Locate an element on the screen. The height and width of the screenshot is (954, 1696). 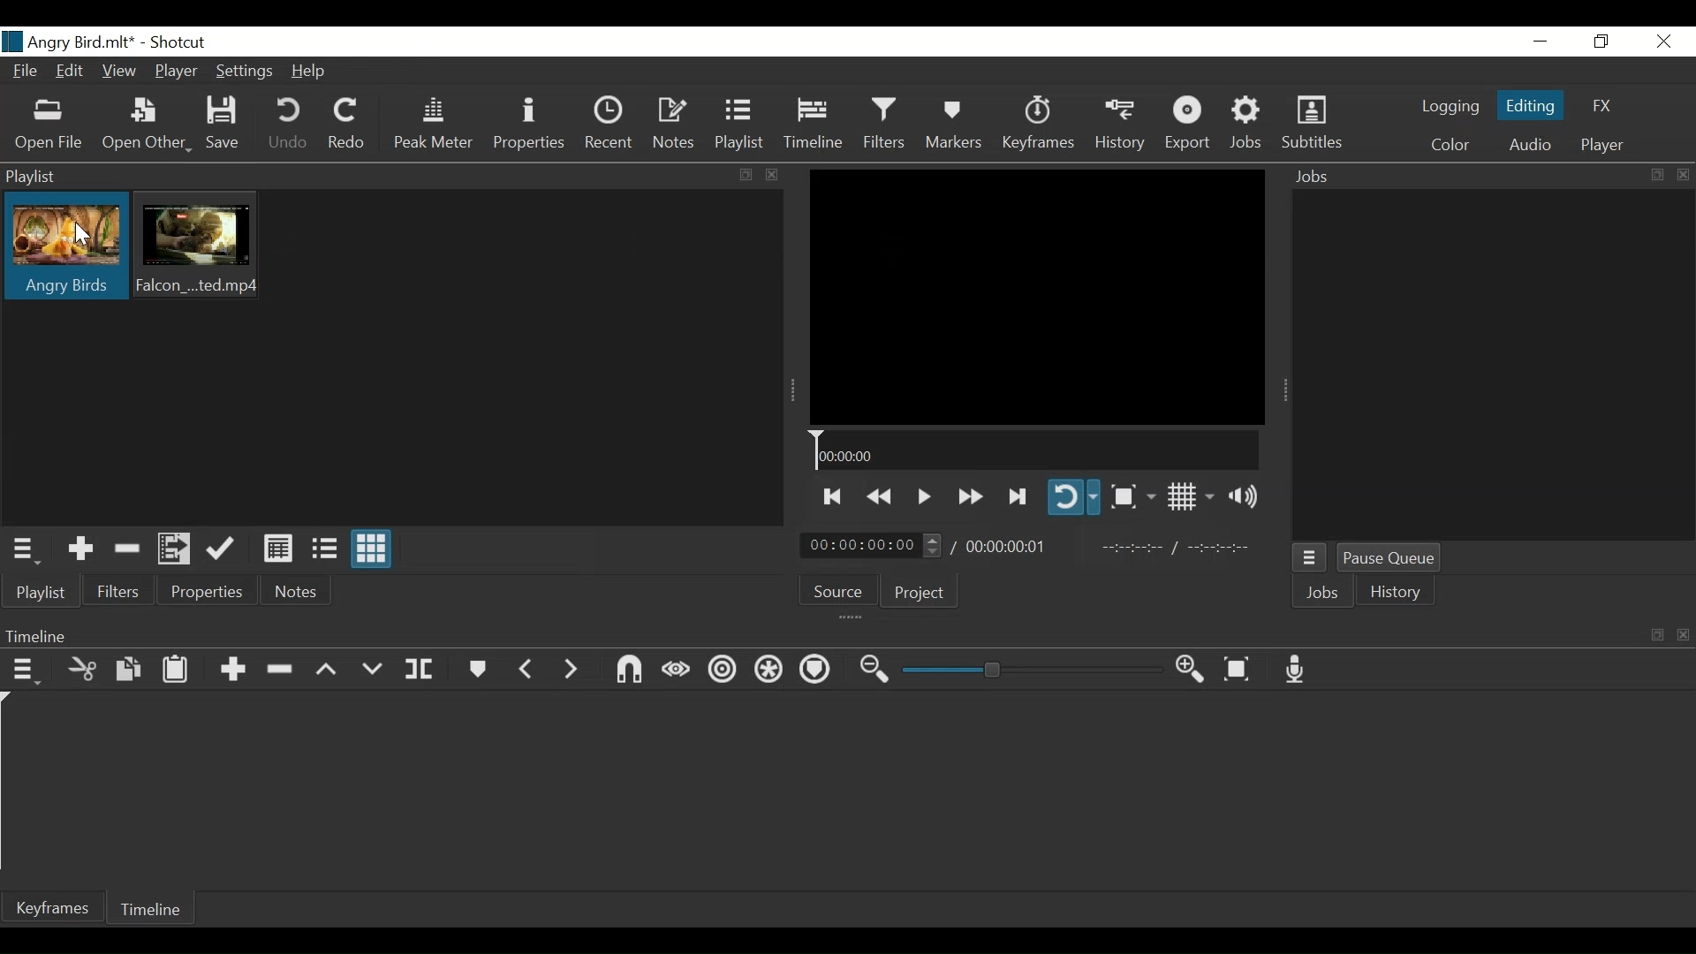
Markers is located at coordinates (952, 125).